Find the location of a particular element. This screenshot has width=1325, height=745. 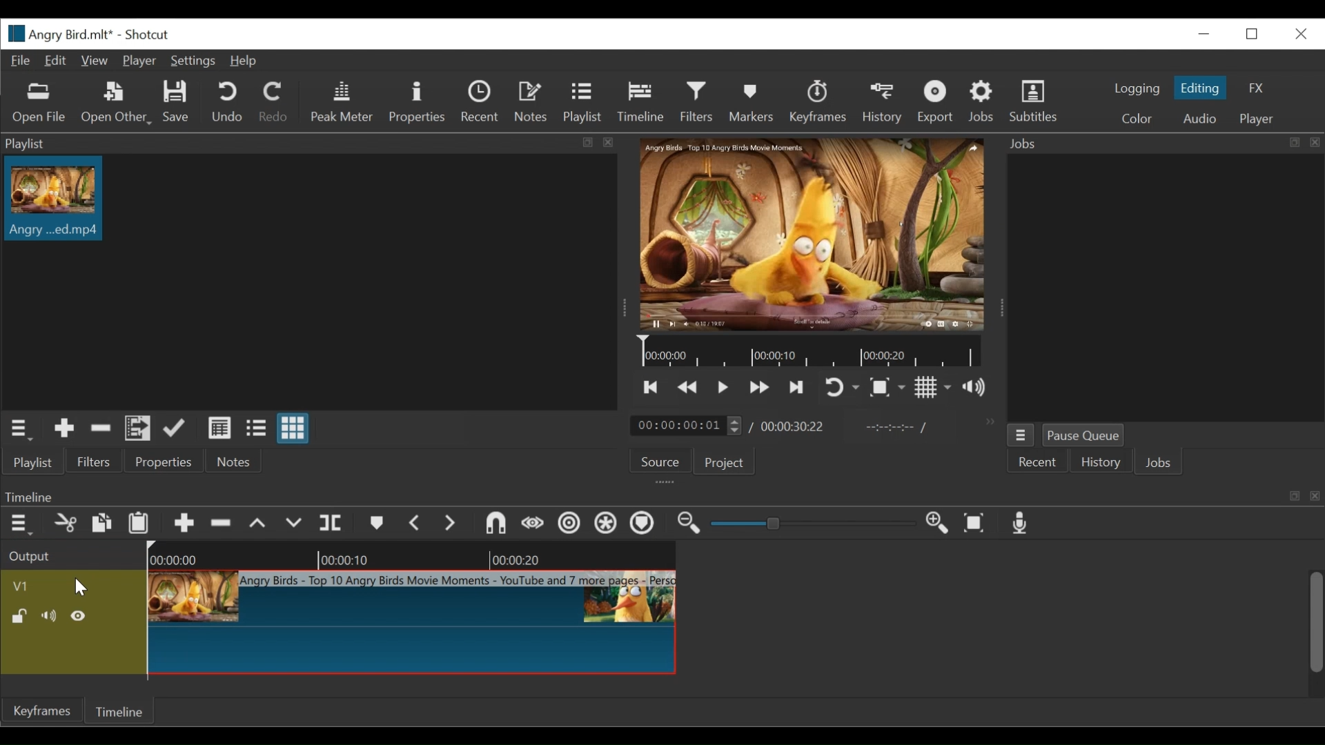

Append is located at coordinates (185, 524).